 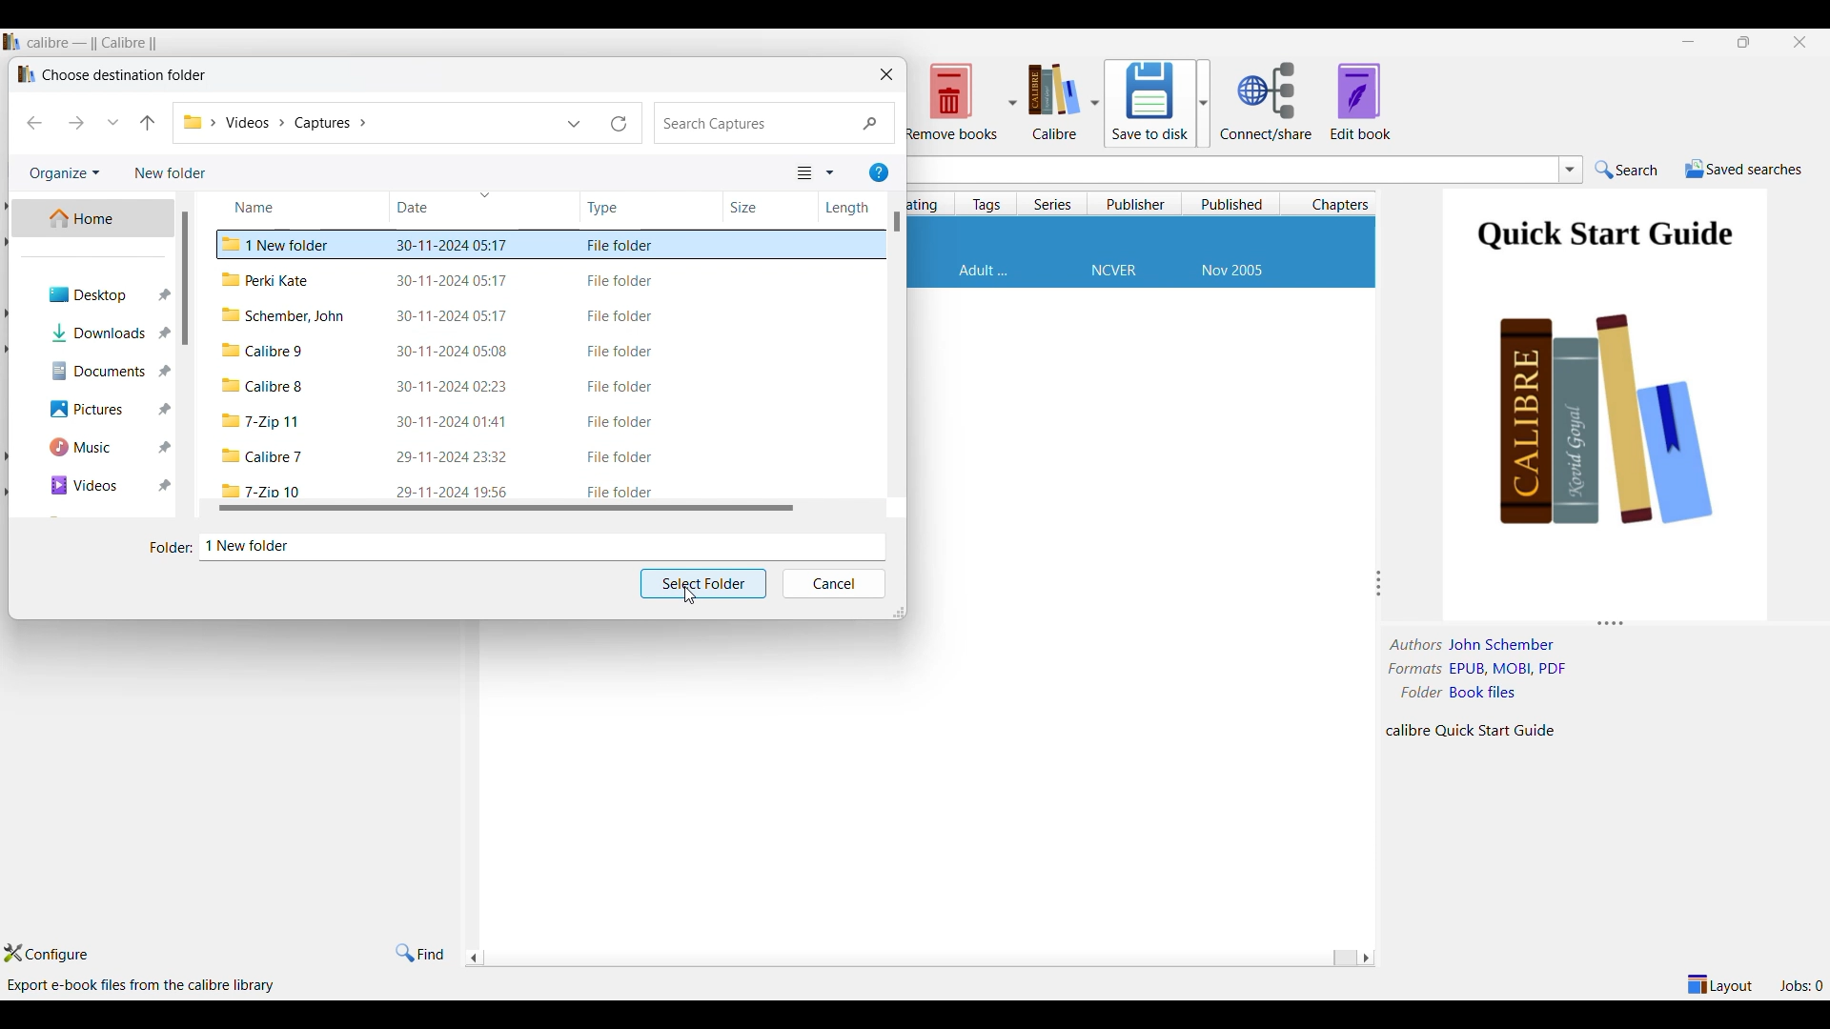 I want to click on Change width of panels attached to this line, so click(x=1383, y=583).